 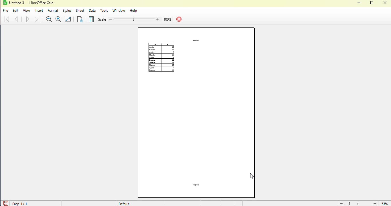 I want to click on window, so click(x=119, y=11).